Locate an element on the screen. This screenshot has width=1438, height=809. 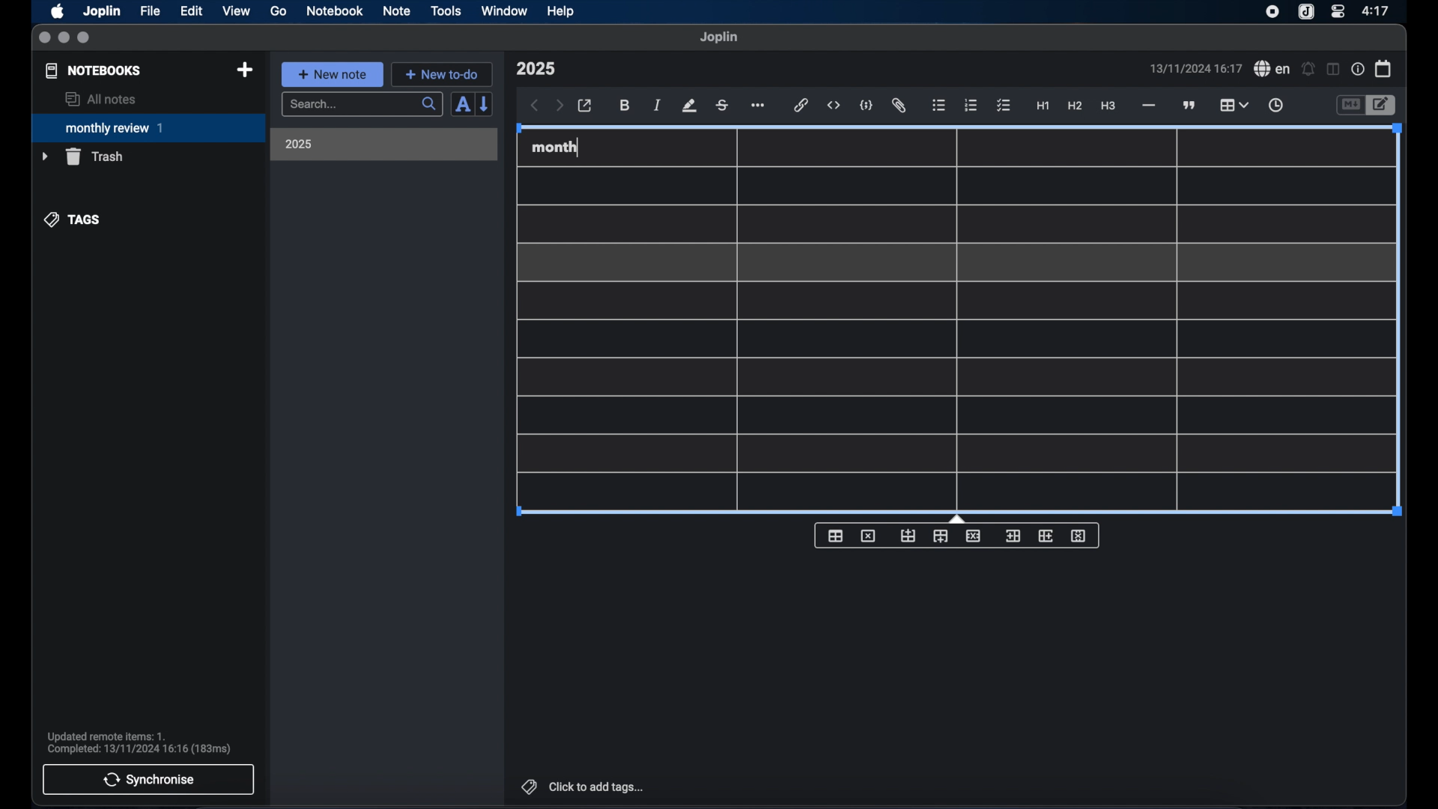
toggle editor is located at coordinates (1383, 106).